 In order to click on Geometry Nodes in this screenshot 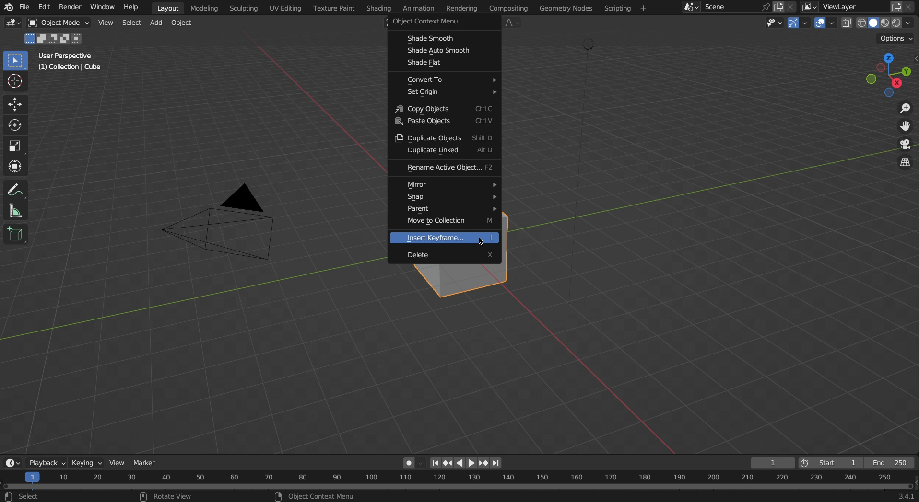, I will do `click(566, 8)`.